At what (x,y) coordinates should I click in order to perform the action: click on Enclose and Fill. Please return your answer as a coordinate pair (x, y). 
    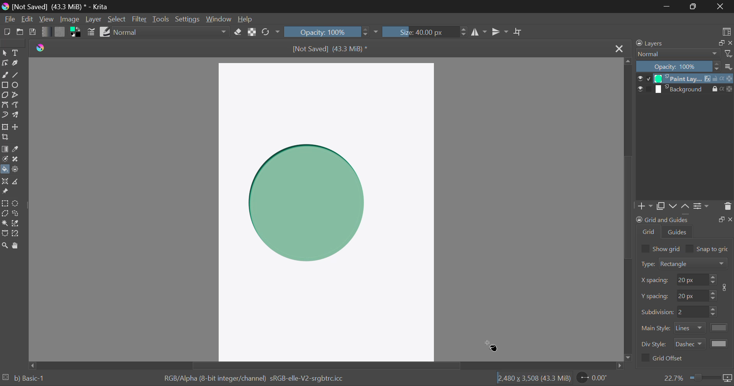
    Looking at the image, I should click on (16, 170).